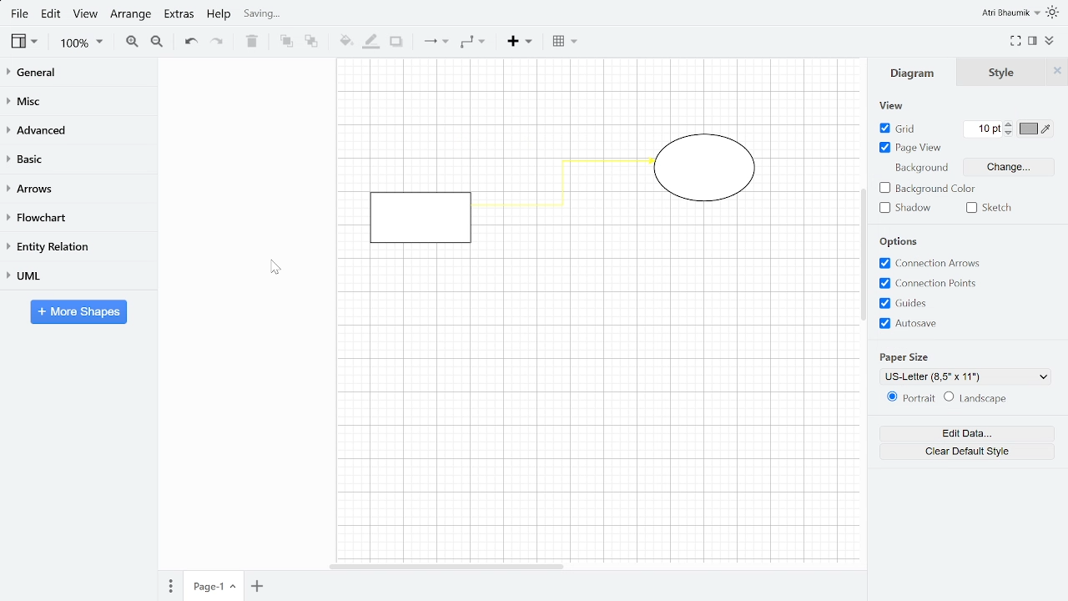  I want to click on Fullscreen, so click(1016, 41).